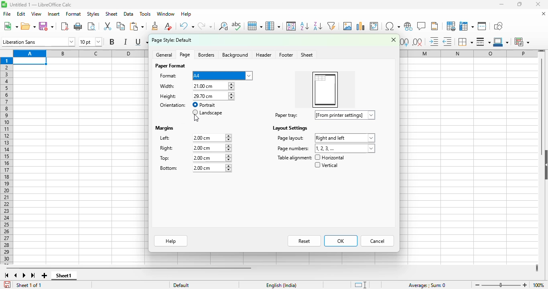 Image resolution: width=548 pixels, height=289 pixels. I want to click on page style default, so click(172, 40).